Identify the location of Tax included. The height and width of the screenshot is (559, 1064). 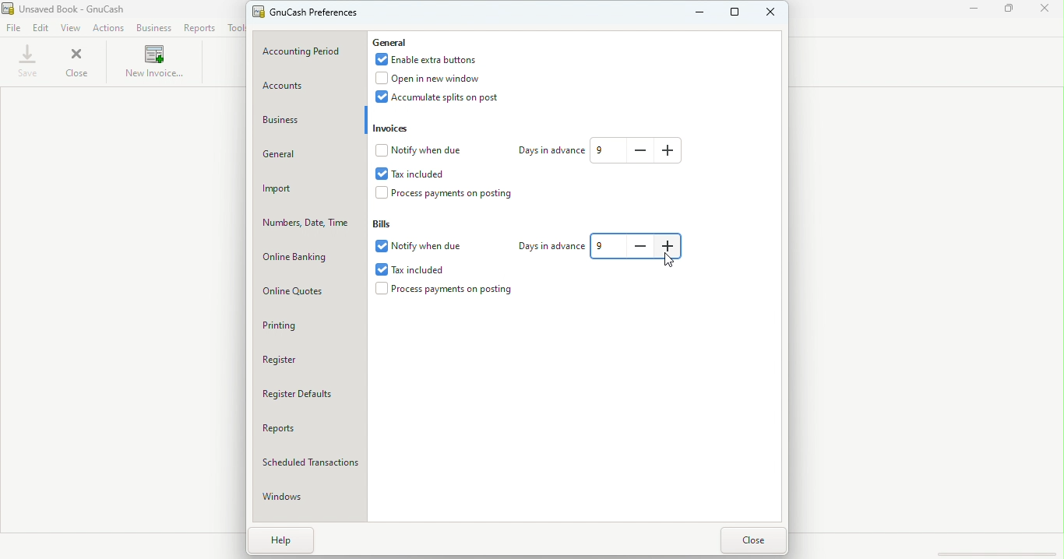
(425, 173).